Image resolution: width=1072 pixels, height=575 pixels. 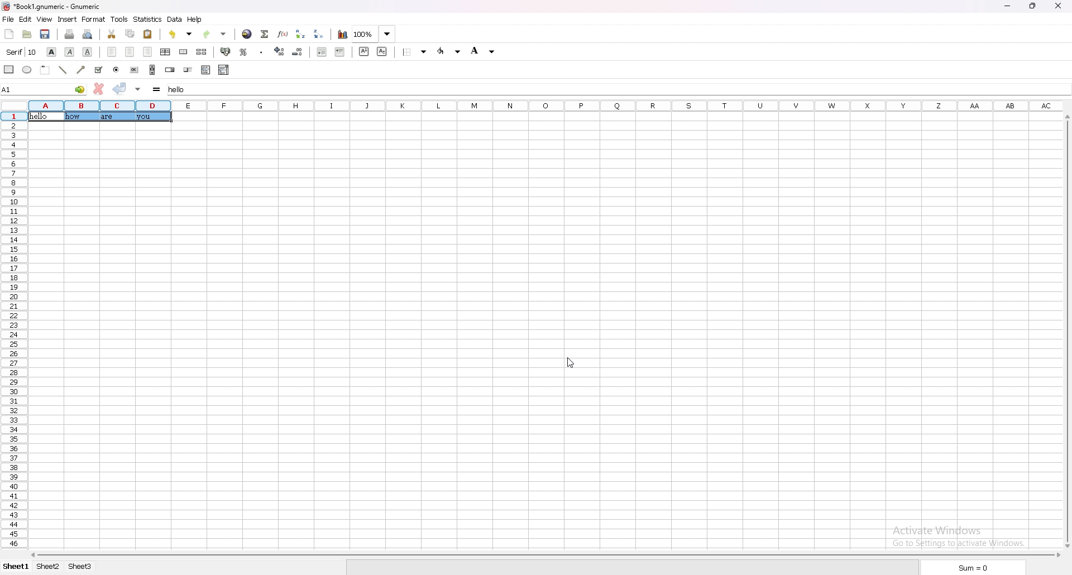 I want to click on rectangle, so click(x=8, y=69).